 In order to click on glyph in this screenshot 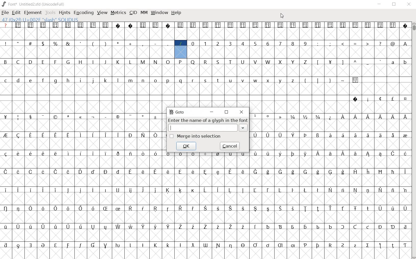, I will do `click(393, 98)`.